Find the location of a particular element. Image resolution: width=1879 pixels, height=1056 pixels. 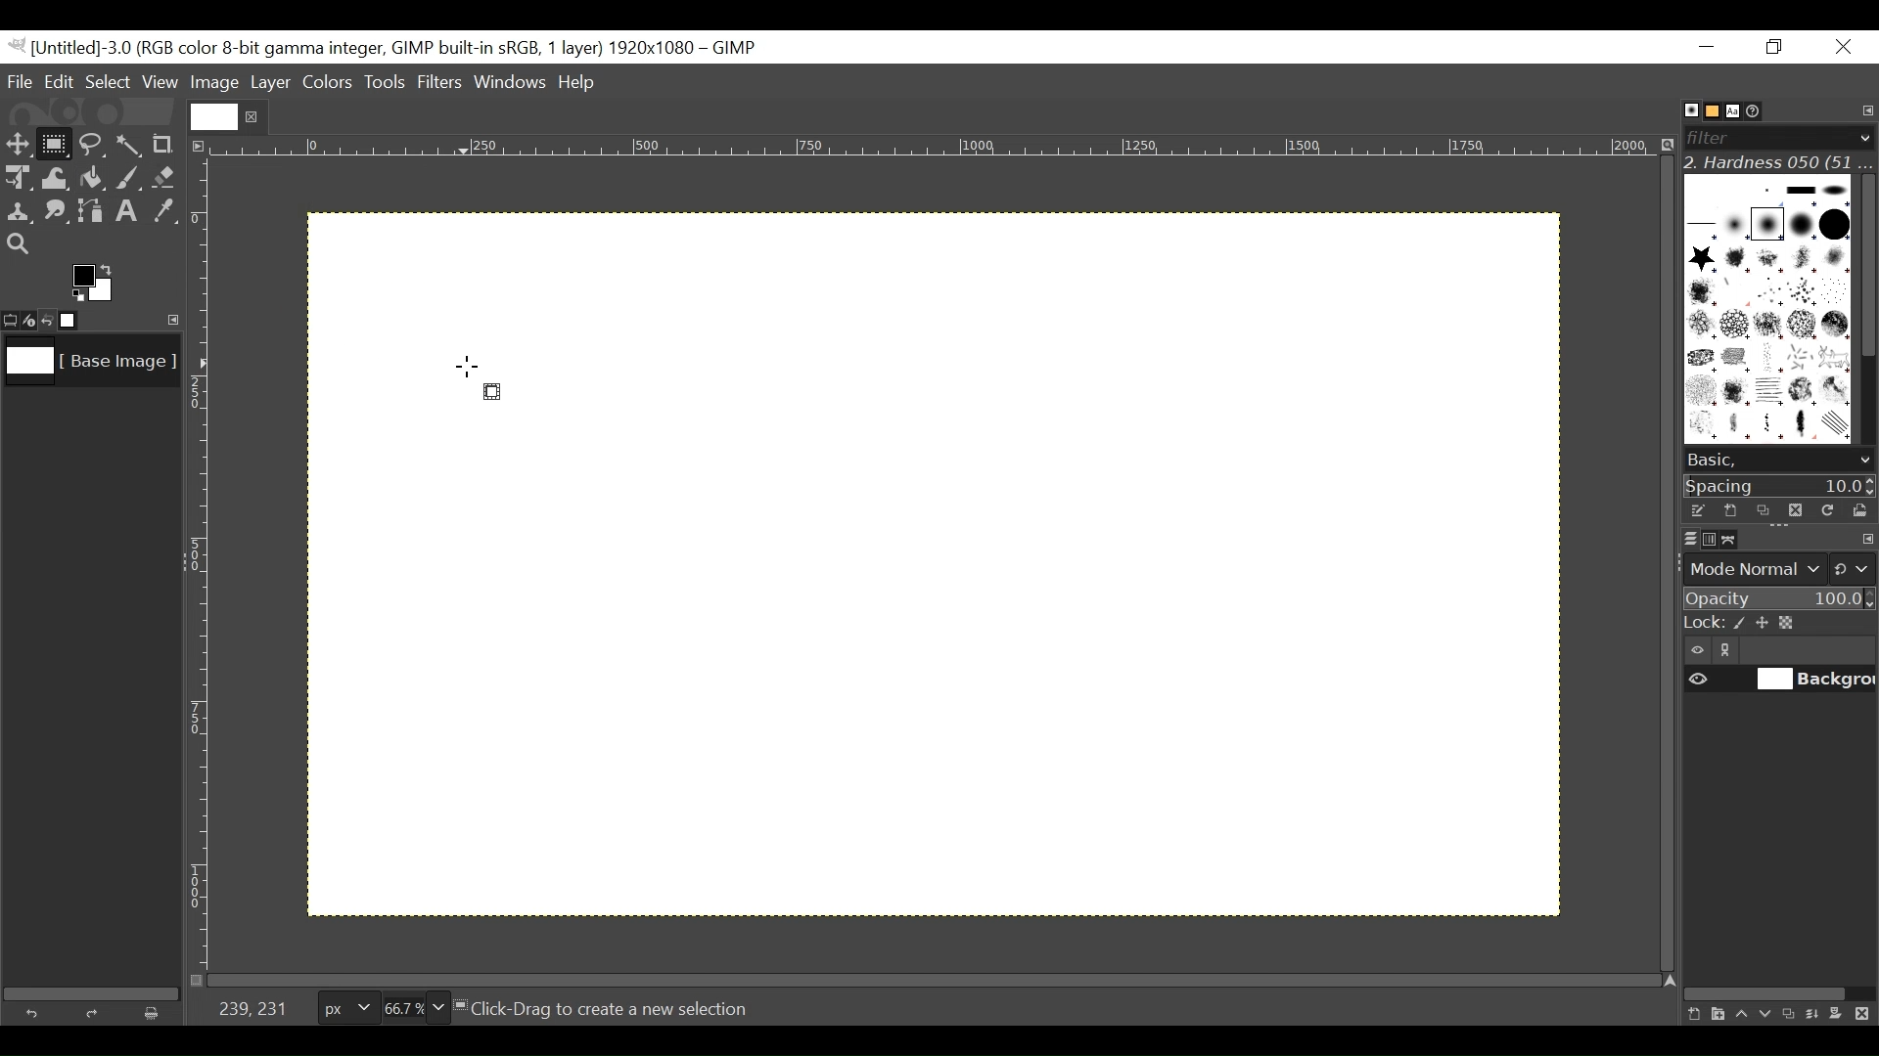

Gride is located at coordinates (1026, 665).